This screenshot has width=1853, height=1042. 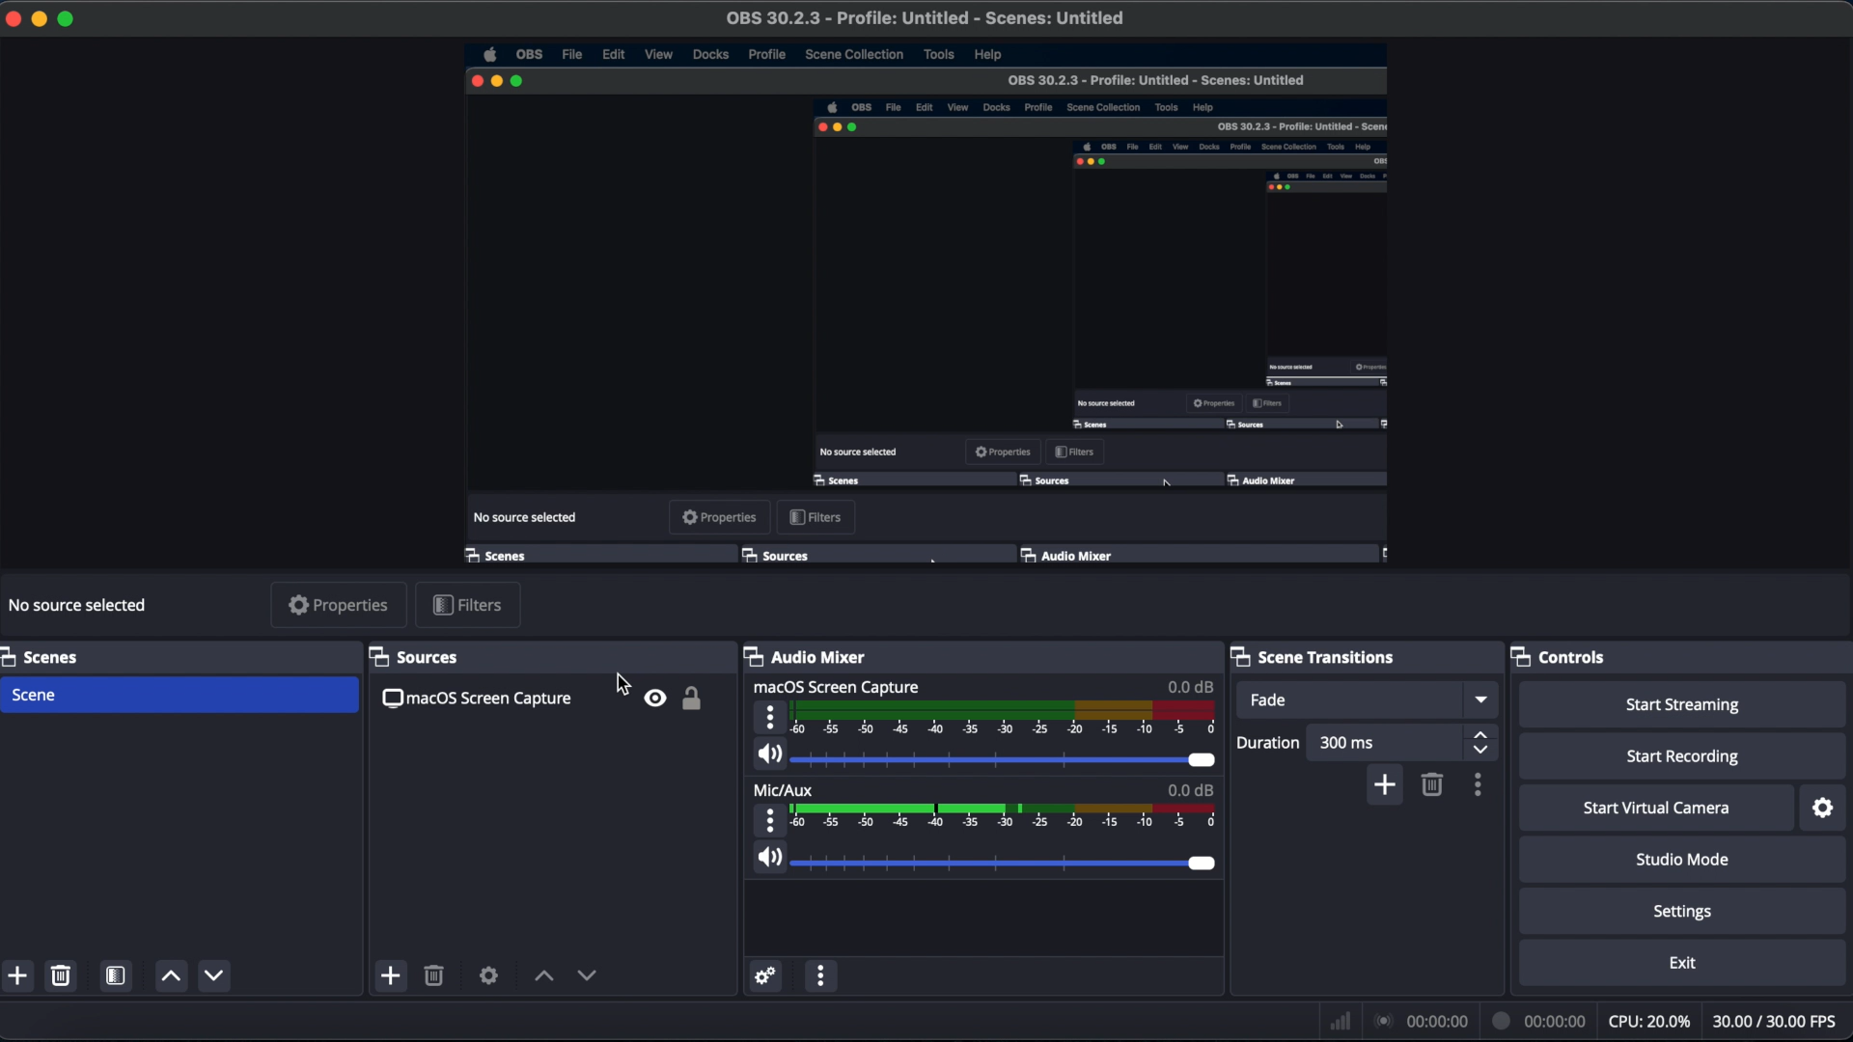 What do you see at coordinates (1312, 656) in the screenshot?
I see `scene transitions` at bounding box center [1312, 656].